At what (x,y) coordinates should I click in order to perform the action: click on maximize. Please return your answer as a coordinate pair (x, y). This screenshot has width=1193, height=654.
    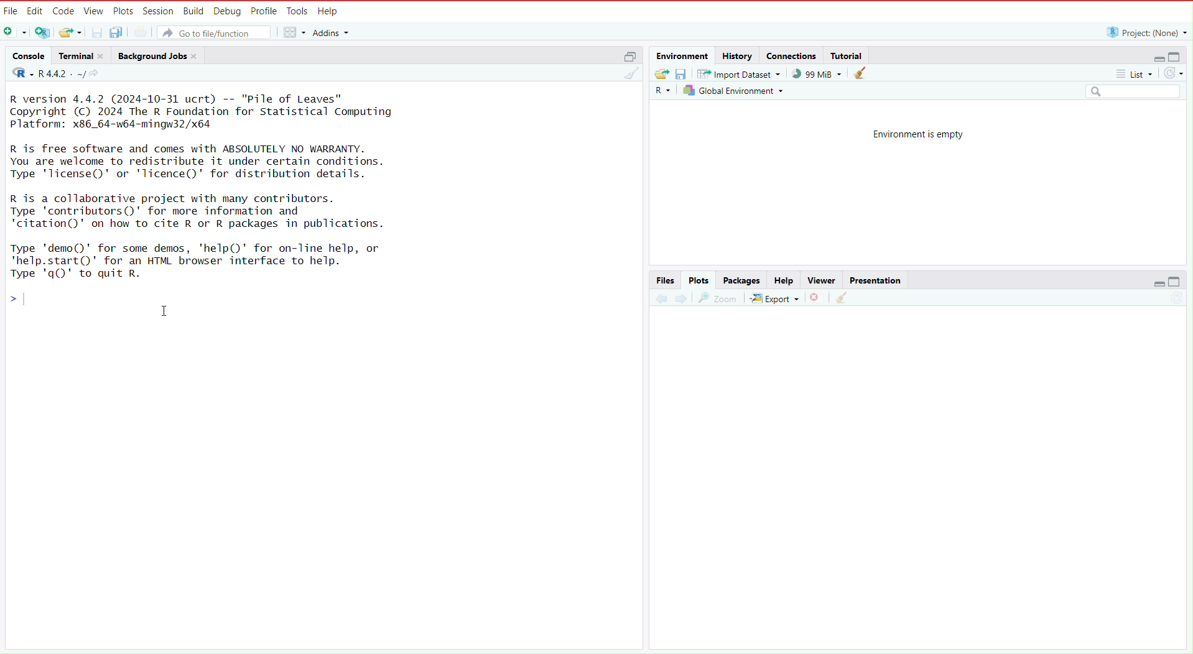
    Looking at the image, I should click on (1179, 55).